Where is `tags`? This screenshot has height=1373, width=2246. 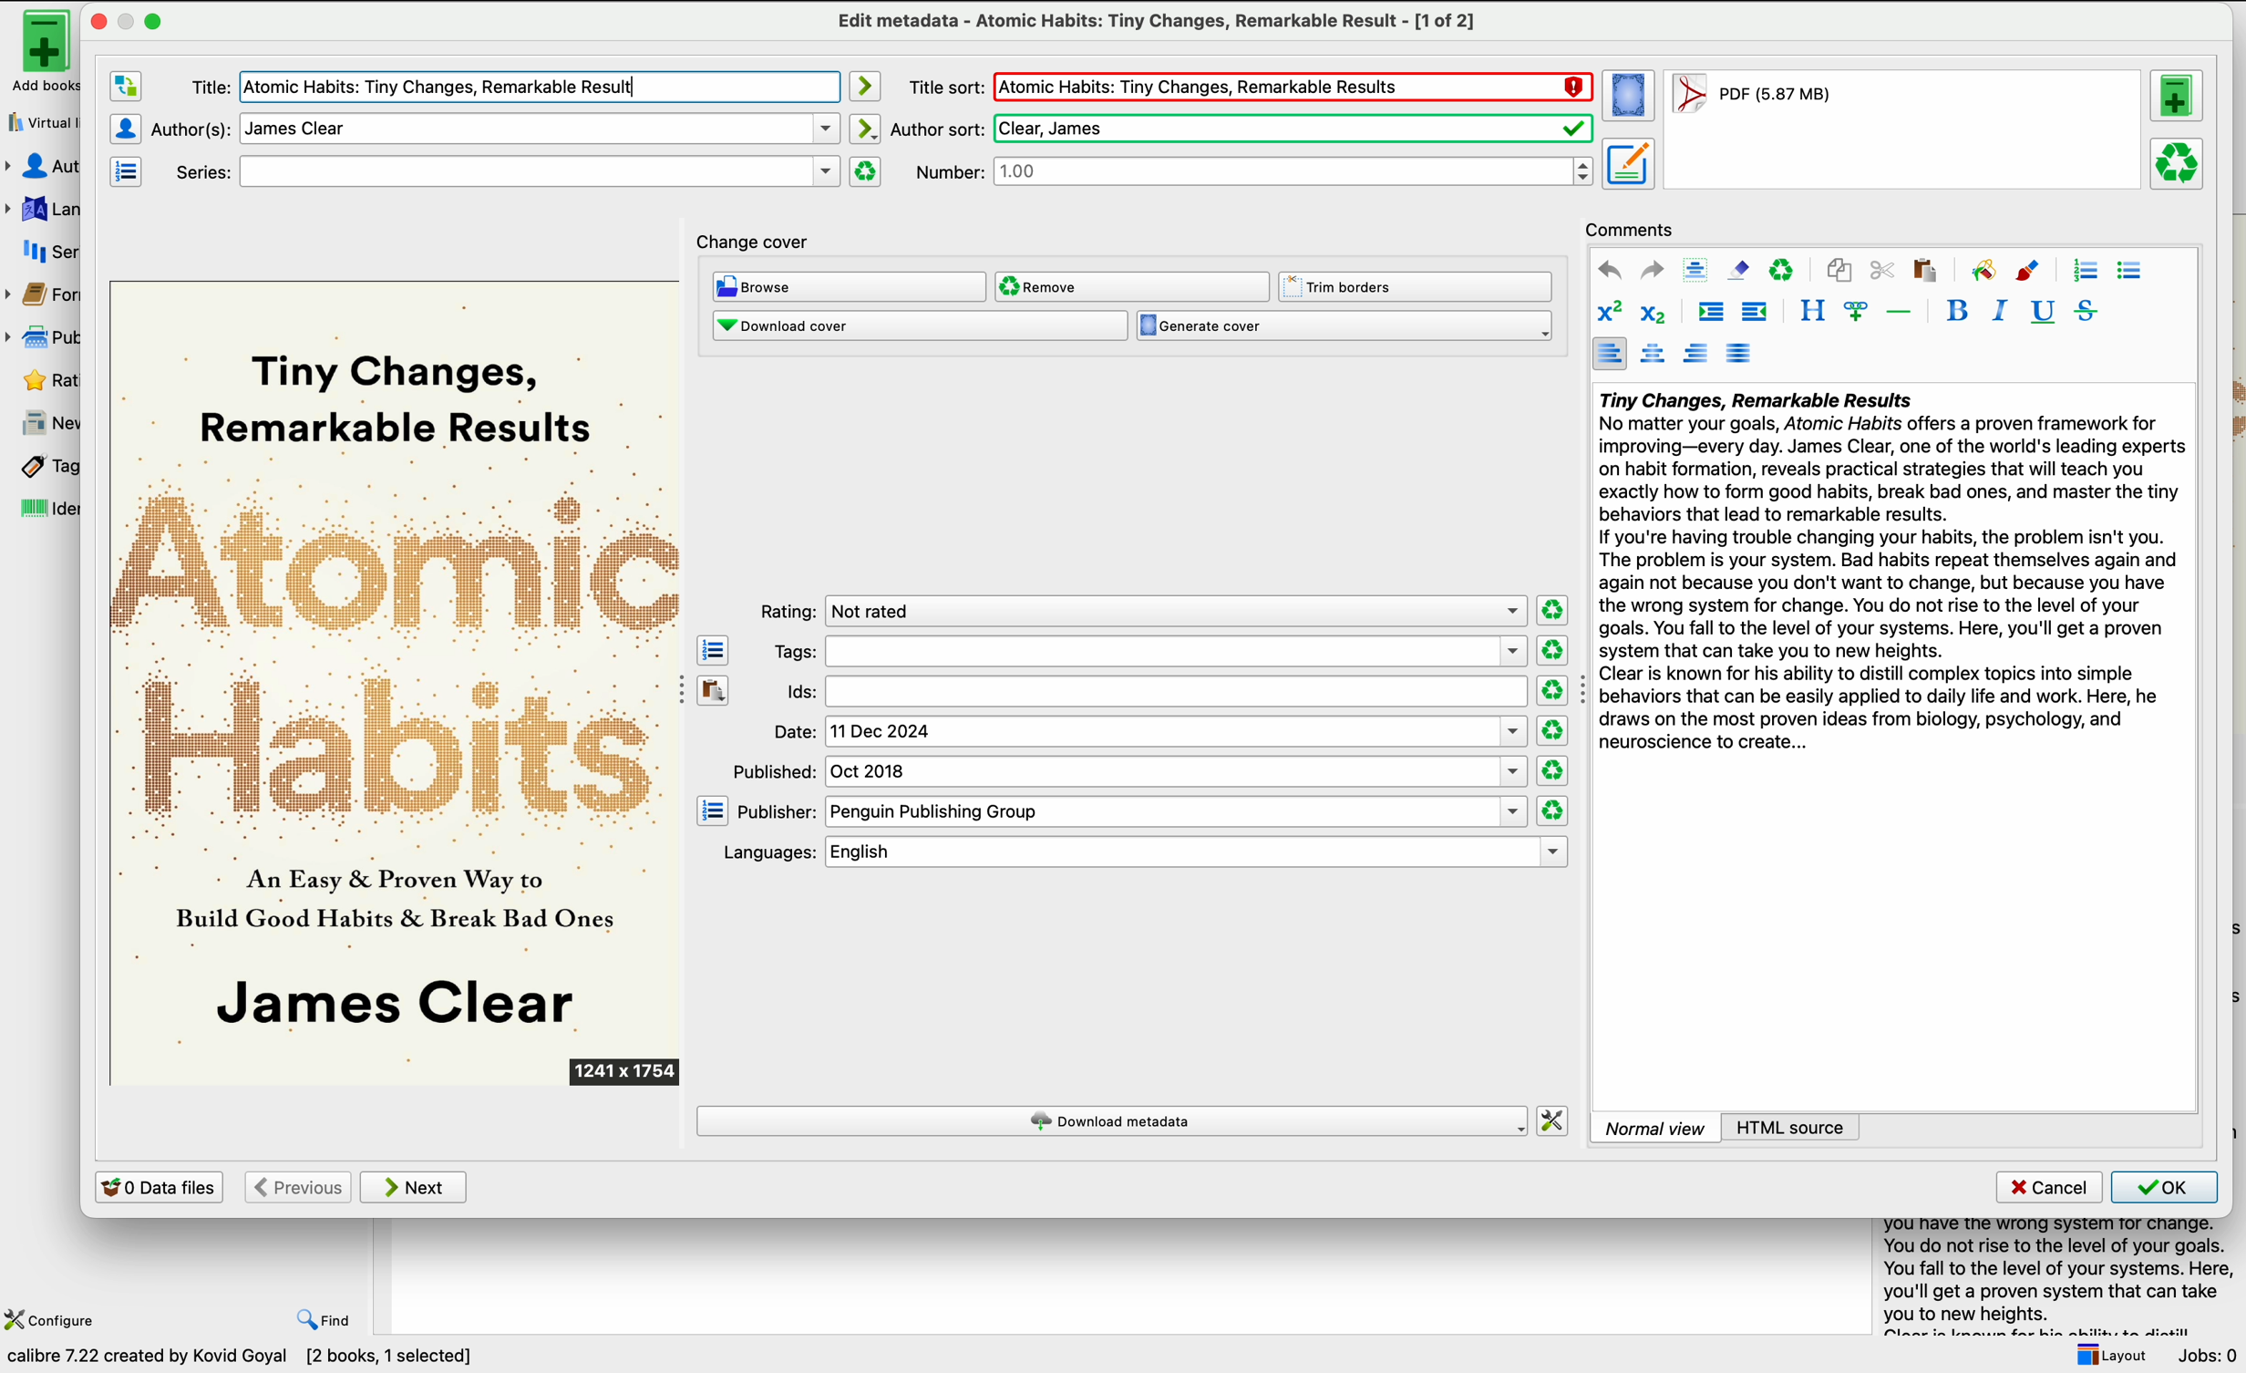
tags is located at coordinates (39, 467).